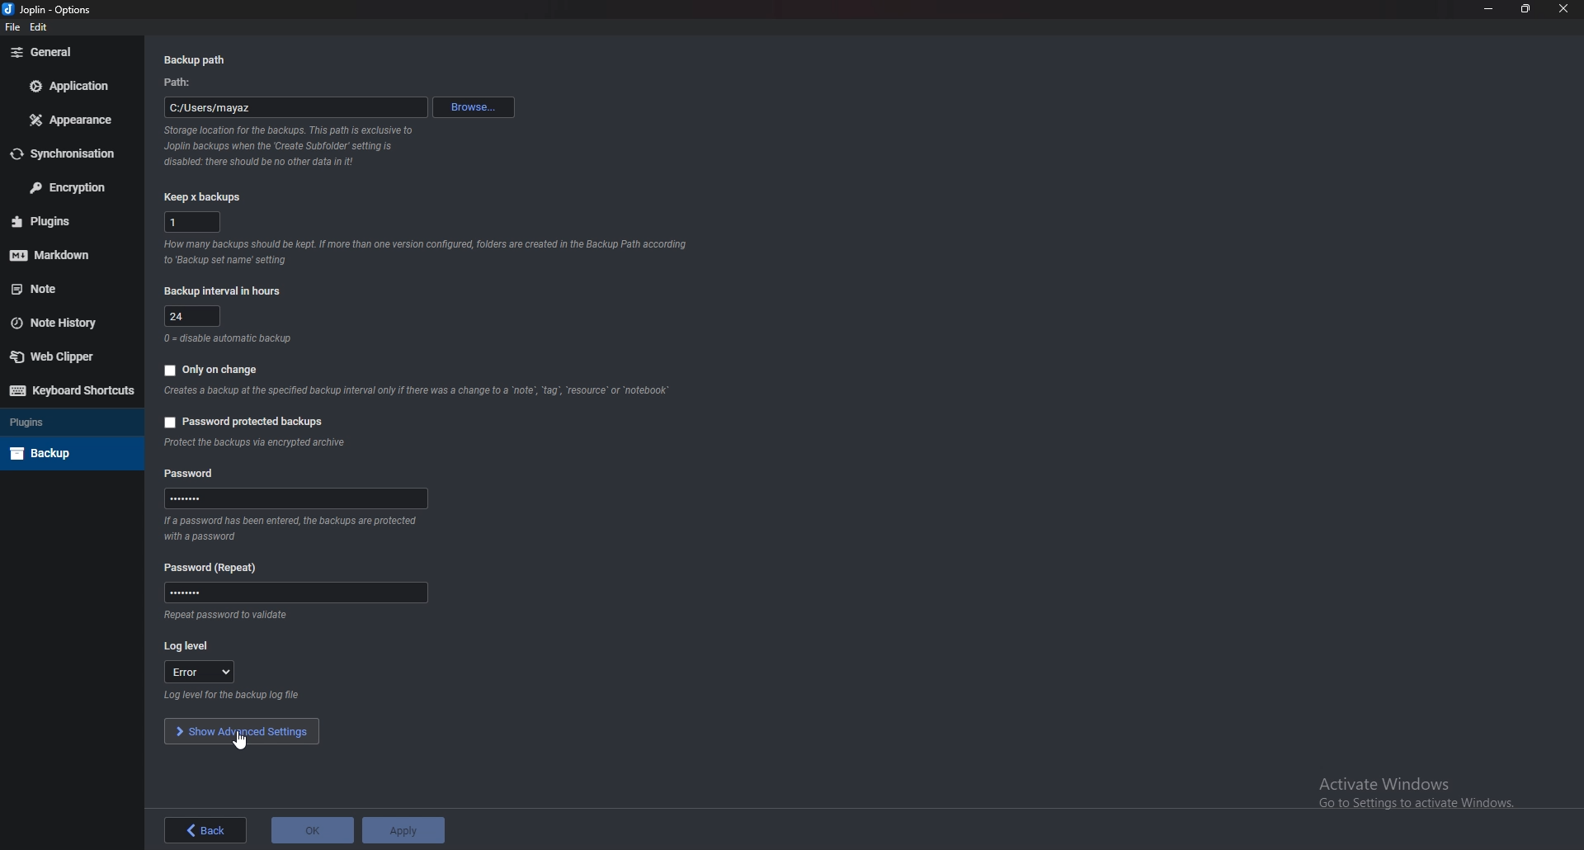 Image resolution: width=1584 pixels, height=850 pixels. What do you see at coordinates (68, 187) in the screenshot?
I see `Encryption` at bounding box center [68, 187].